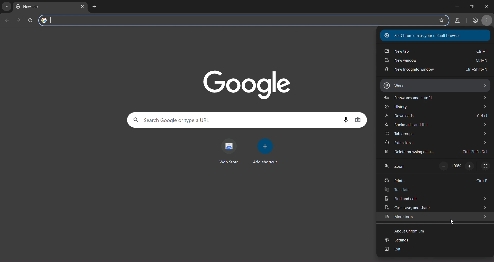 This screenshot has width=494, height=262. I want to click on About Chromium, so click(410, 230).